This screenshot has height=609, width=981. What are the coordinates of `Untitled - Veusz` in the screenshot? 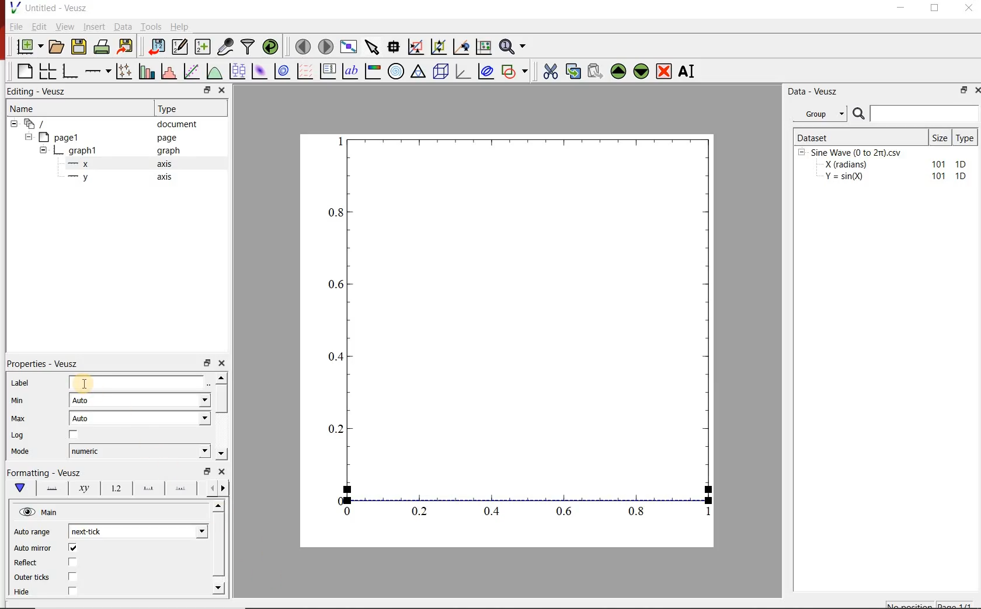 It's located at (57, 8).